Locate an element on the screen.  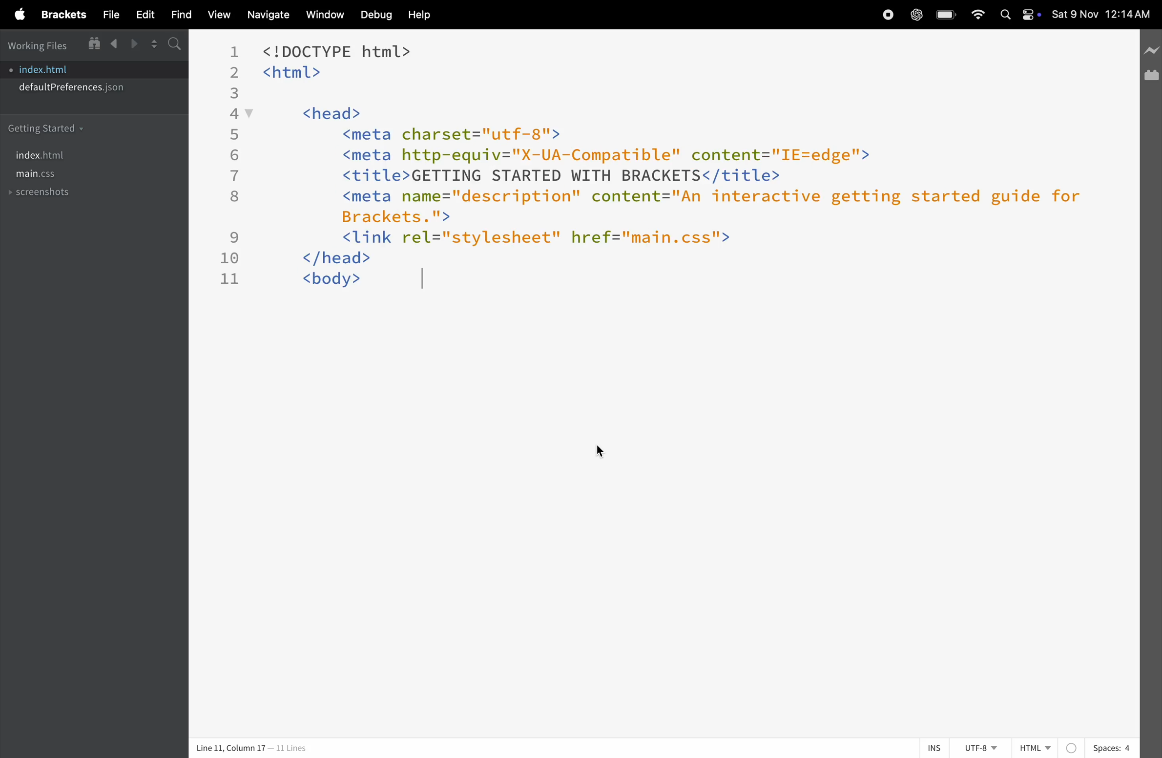
forward is located at coordinates (135, 44).